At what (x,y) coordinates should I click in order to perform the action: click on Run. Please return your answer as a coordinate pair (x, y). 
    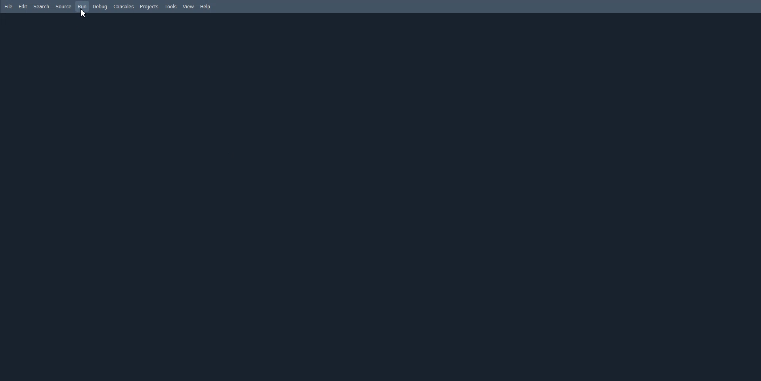
    Looking at the image, I should click on (82, 7).